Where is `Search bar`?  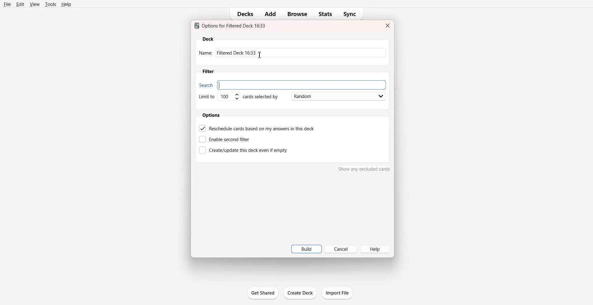
Search bar is located at coordinates (291, 84).